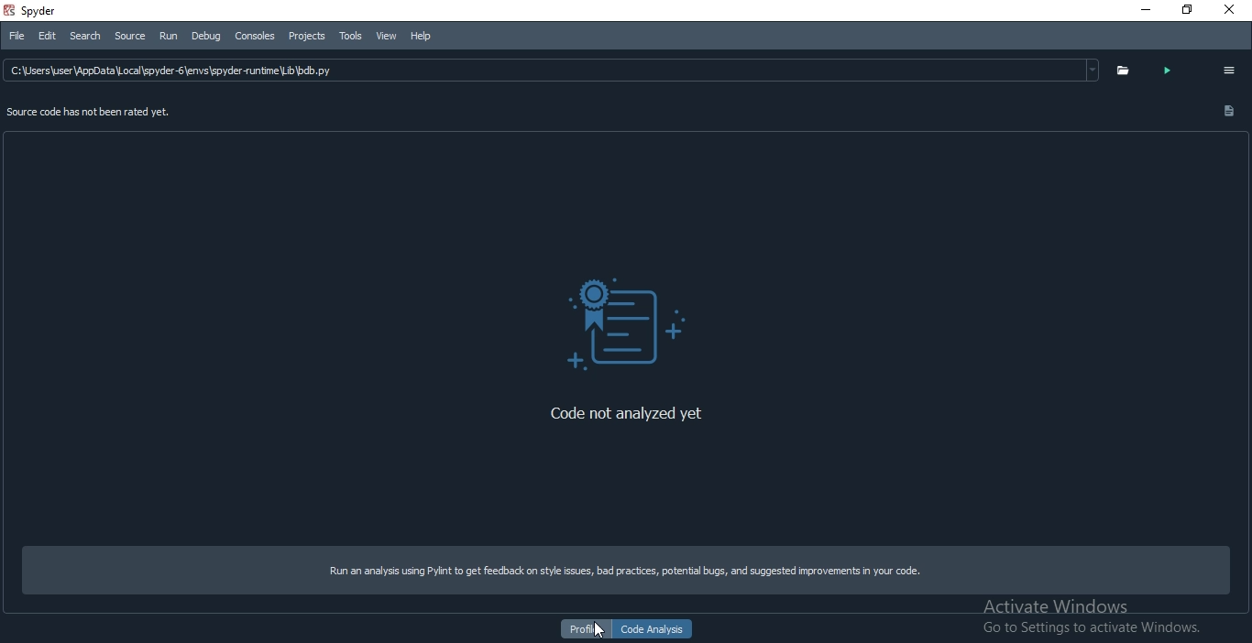  Describe the element at coordinates (427, 33) in the screenshot. I see `Help` at that location.